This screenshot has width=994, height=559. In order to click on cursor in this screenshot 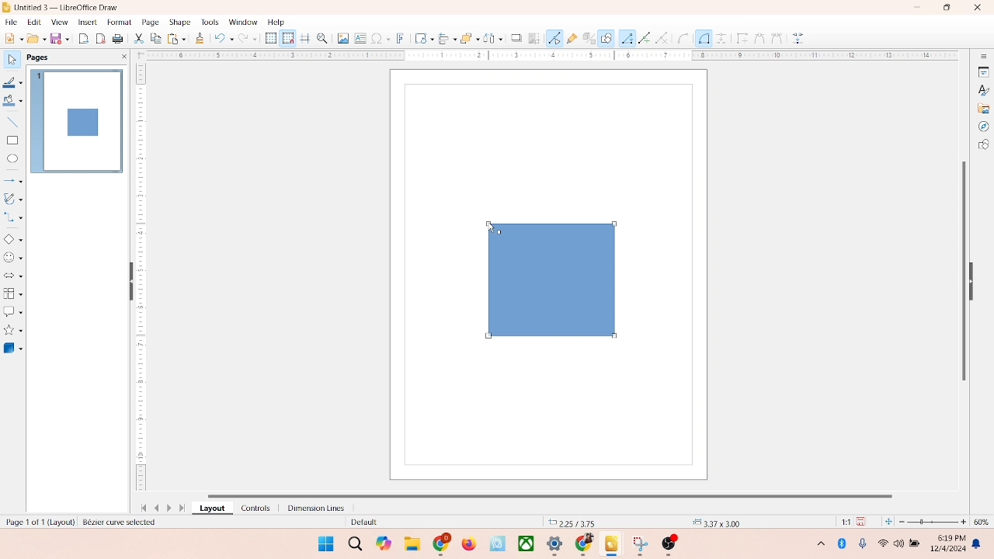, I will do `click(488, 225)`.